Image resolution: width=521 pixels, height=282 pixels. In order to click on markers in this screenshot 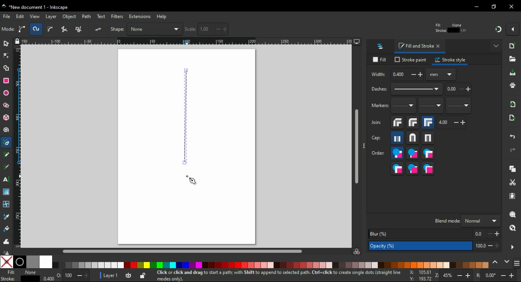, I will do `click(379, 106)`.